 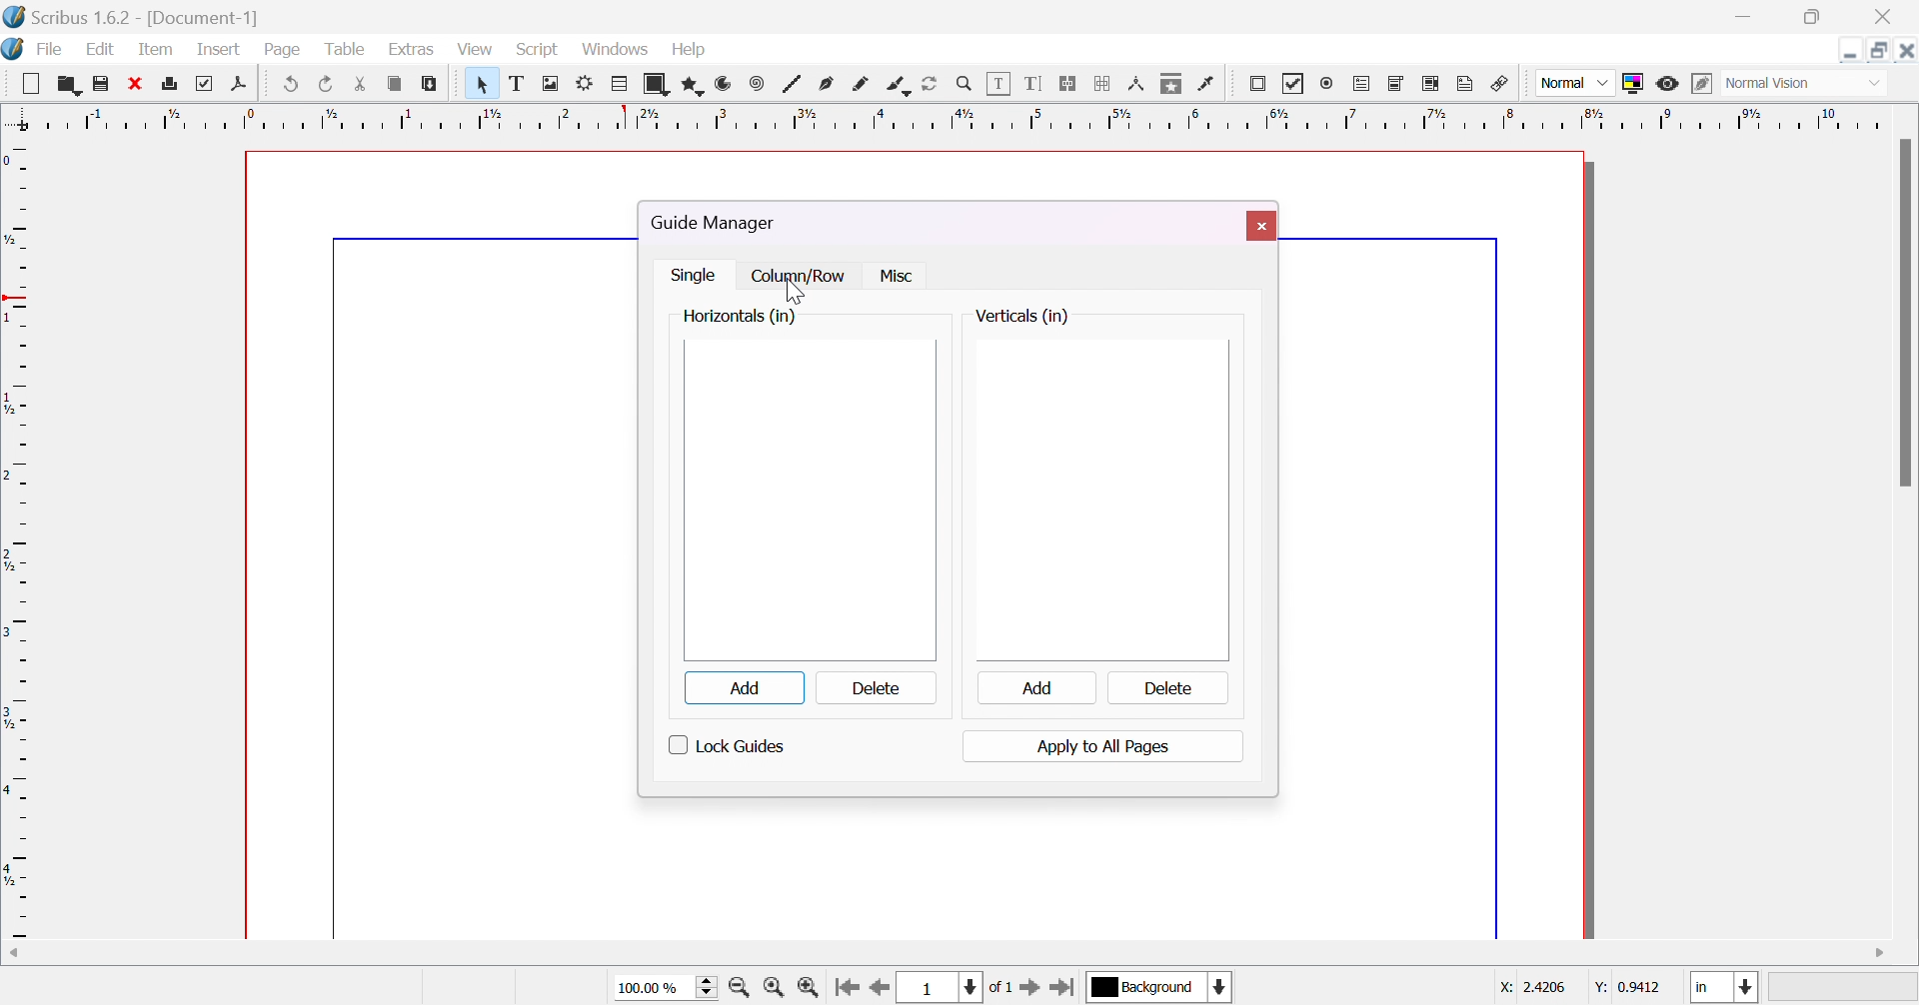 What do you see at coordinates (1469, 85) in the screenshot?
I see `text annotation` at bounding box center [1469, 85].